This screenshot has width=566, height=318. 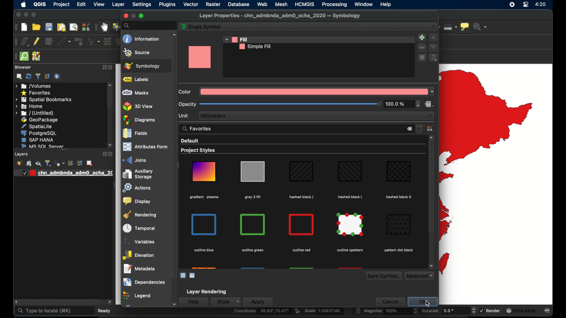 I want to click on Gradient preview , so click(x=252, y=171).